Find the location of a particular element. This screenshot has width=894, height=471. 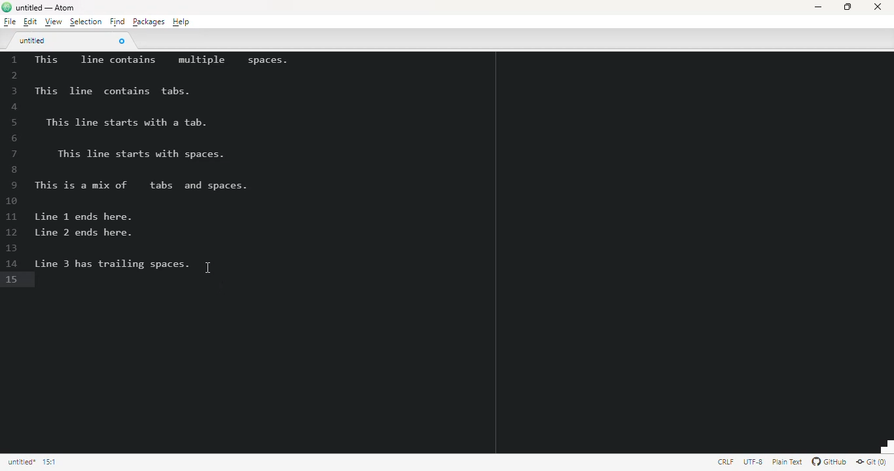

file uses CRLF file endings is located at coordinates (726, 461).